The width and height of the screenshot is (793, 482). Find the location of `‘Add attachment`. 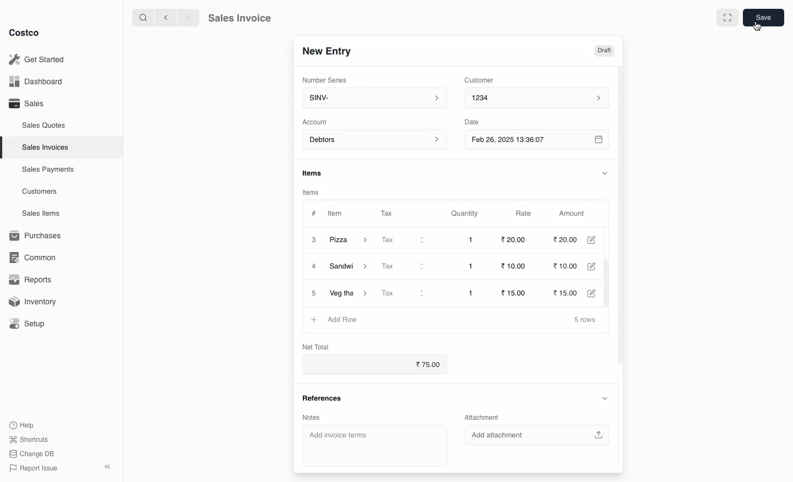

‘Add attachment is located at coordinates (540, 436).